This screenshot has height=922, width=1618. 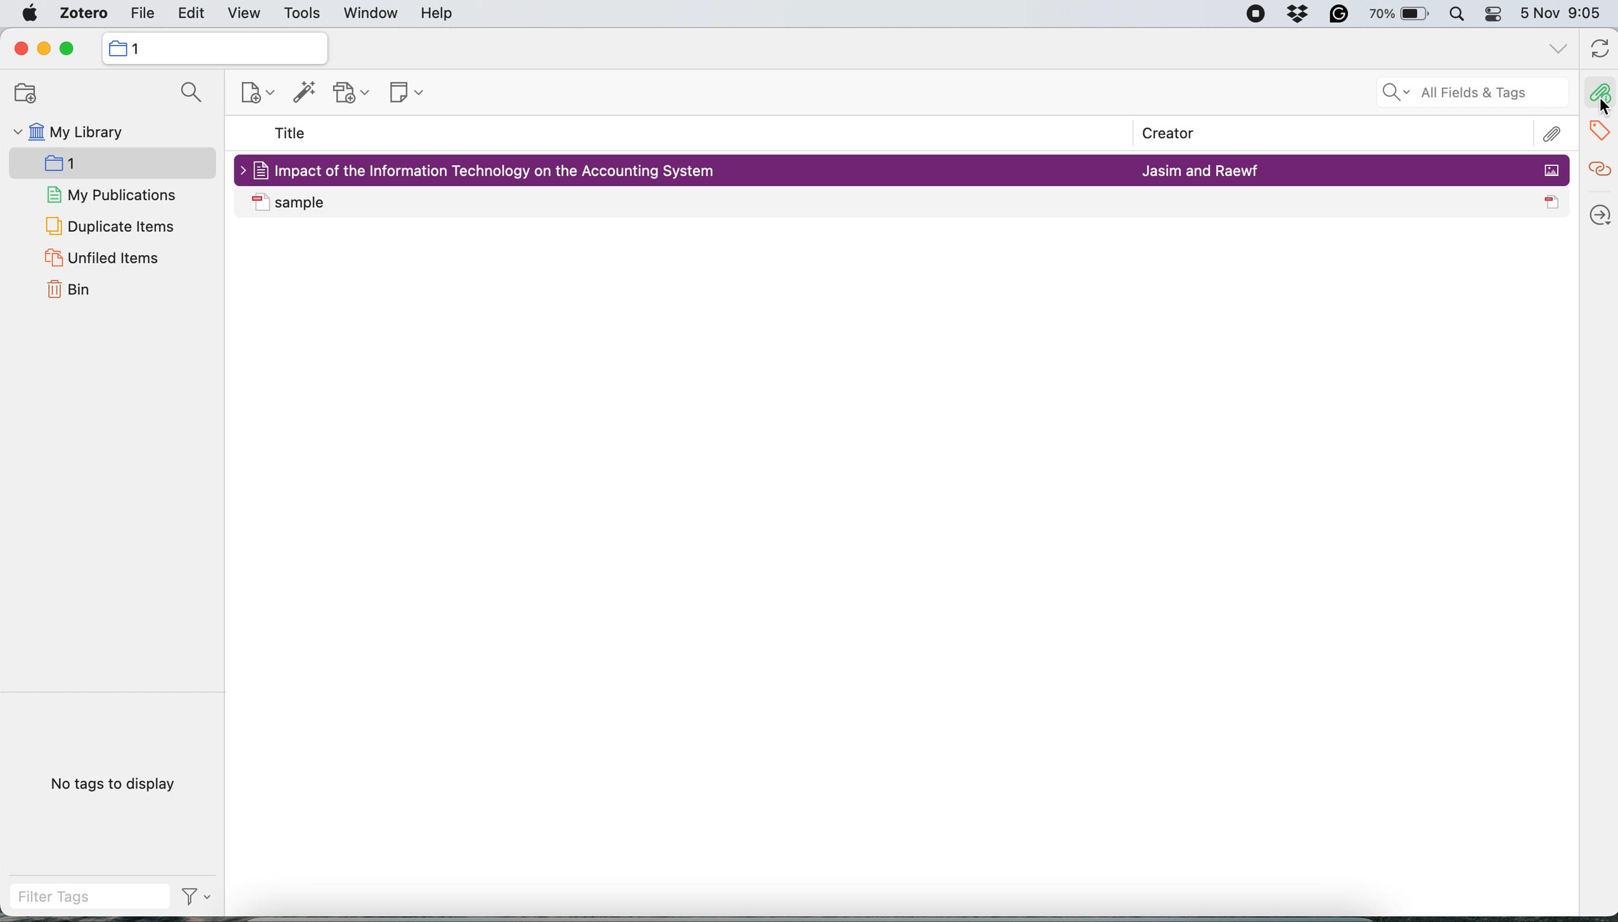 I want to click on creator, so click(x=1160, y=134).